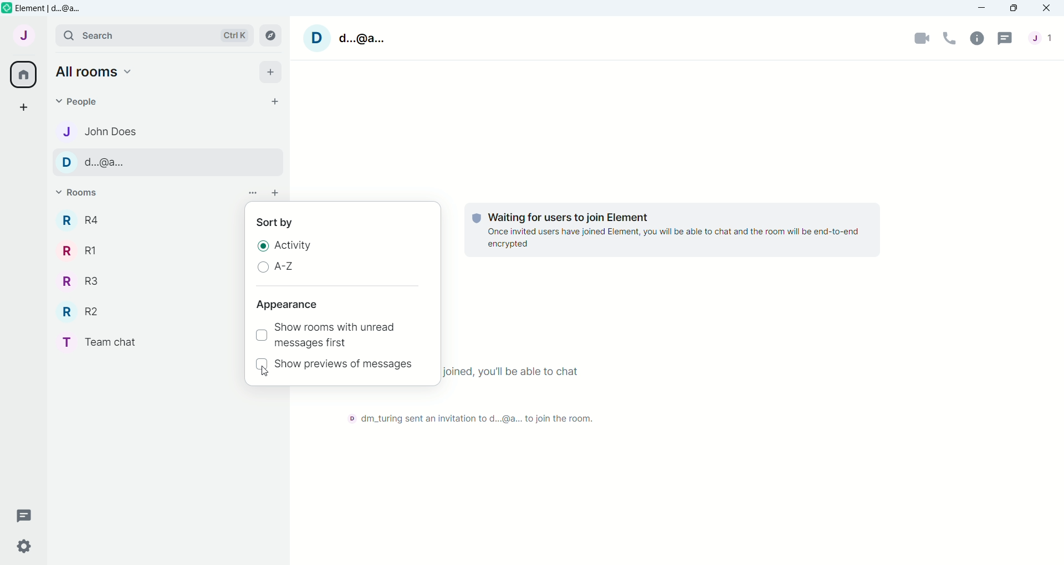 This screenshot has height=565, width=1064. Describe the element at coordinates (263, 268) in the screenshot. I see `Radio Button` at that location.